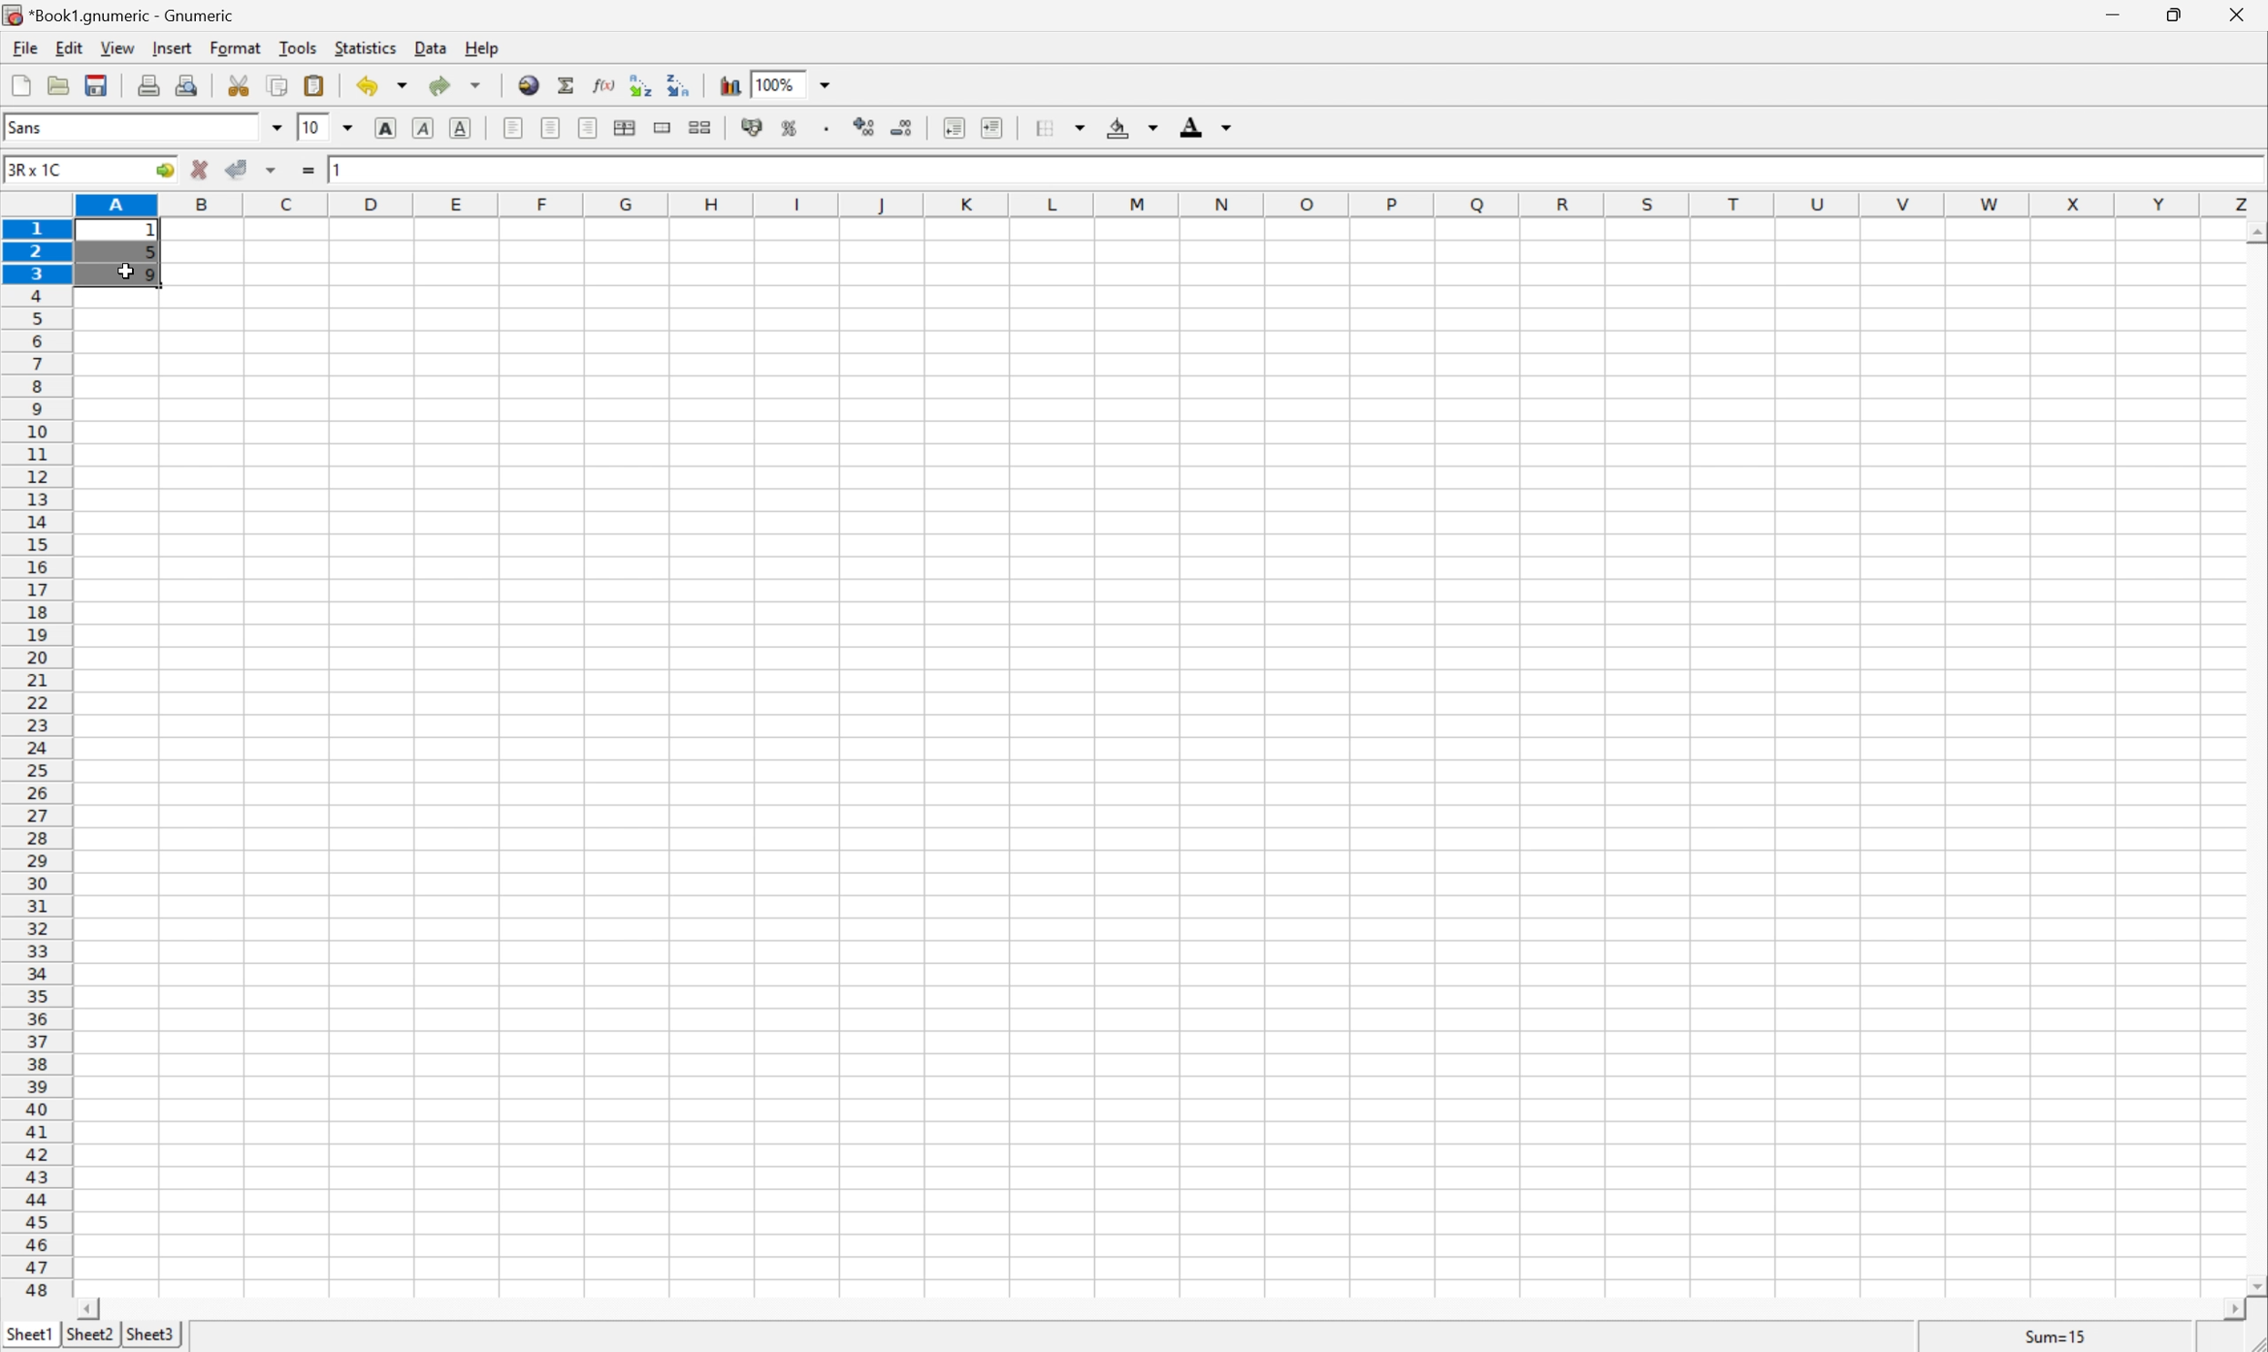 The width and height of the screenshot is (2268, 1352). What do you see at coordinates (900, 127) in the screenshot?
I see `decrease number of decimals displayed` at bounding box center [900, 127].